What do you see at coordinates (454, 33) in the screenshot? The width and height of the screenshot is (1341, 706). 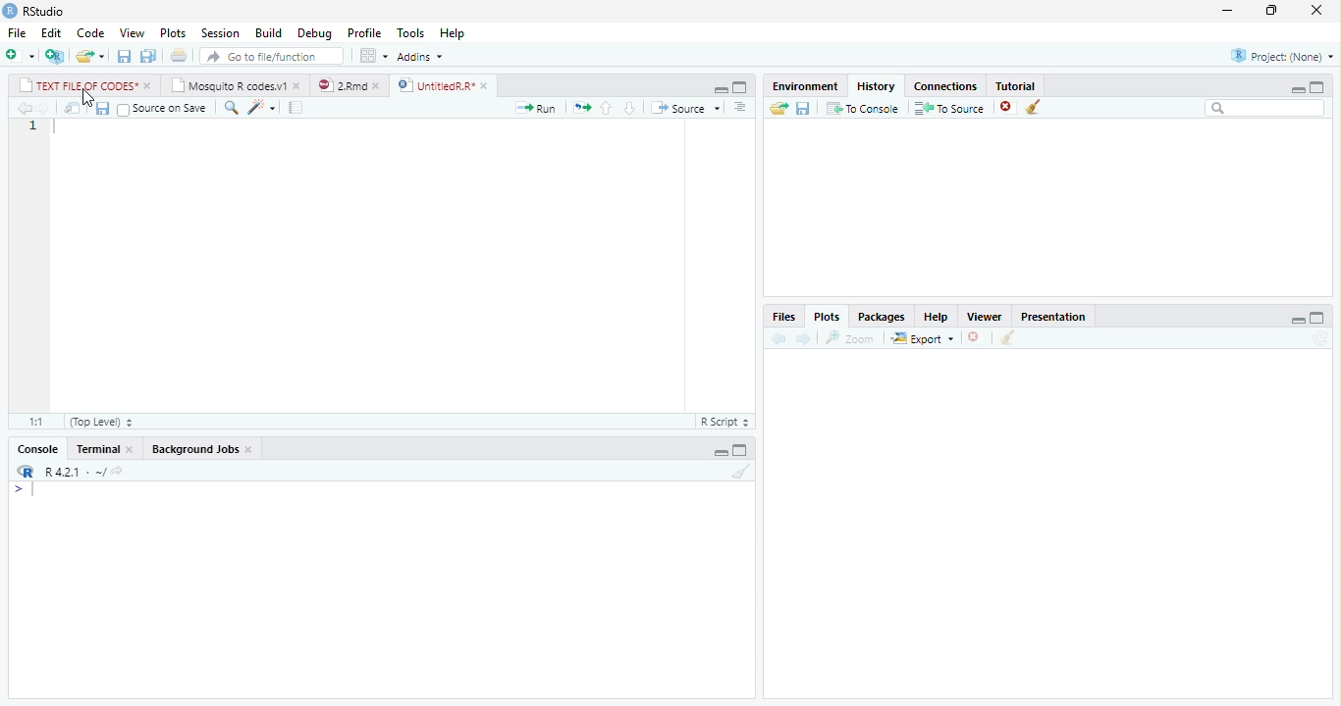 I see `Help` at bounding box center [454, 33].